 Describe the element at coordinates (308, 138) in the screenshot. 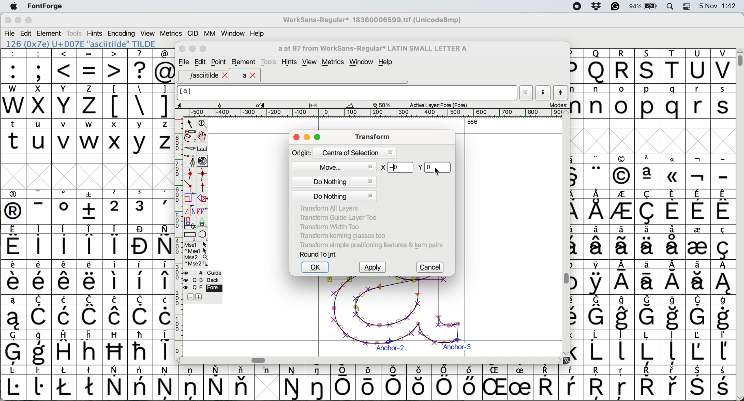

I see `minimise` at that location.